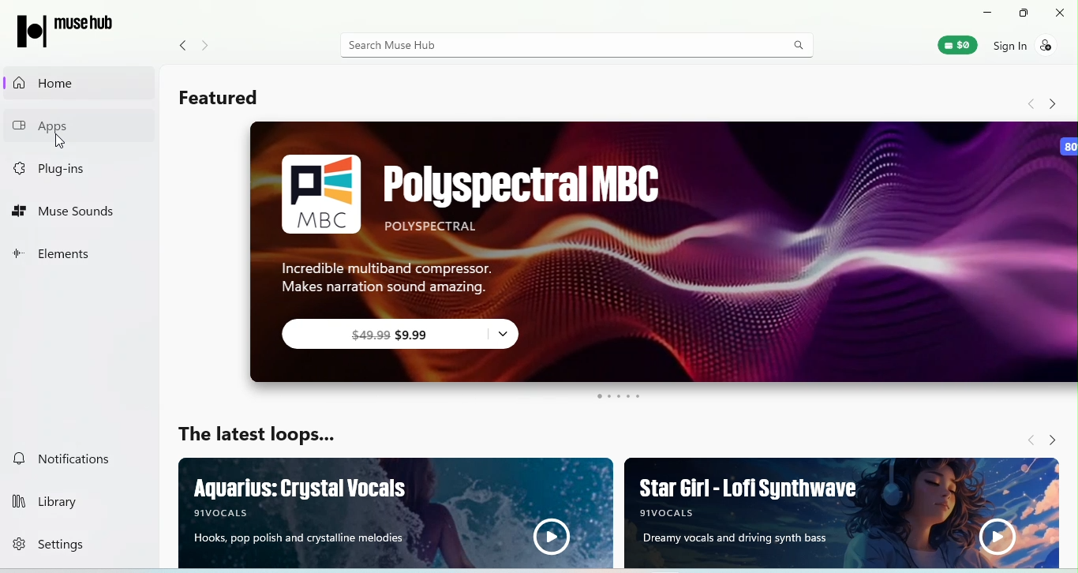  I want to click on Navigate forward, so click(207, 46).